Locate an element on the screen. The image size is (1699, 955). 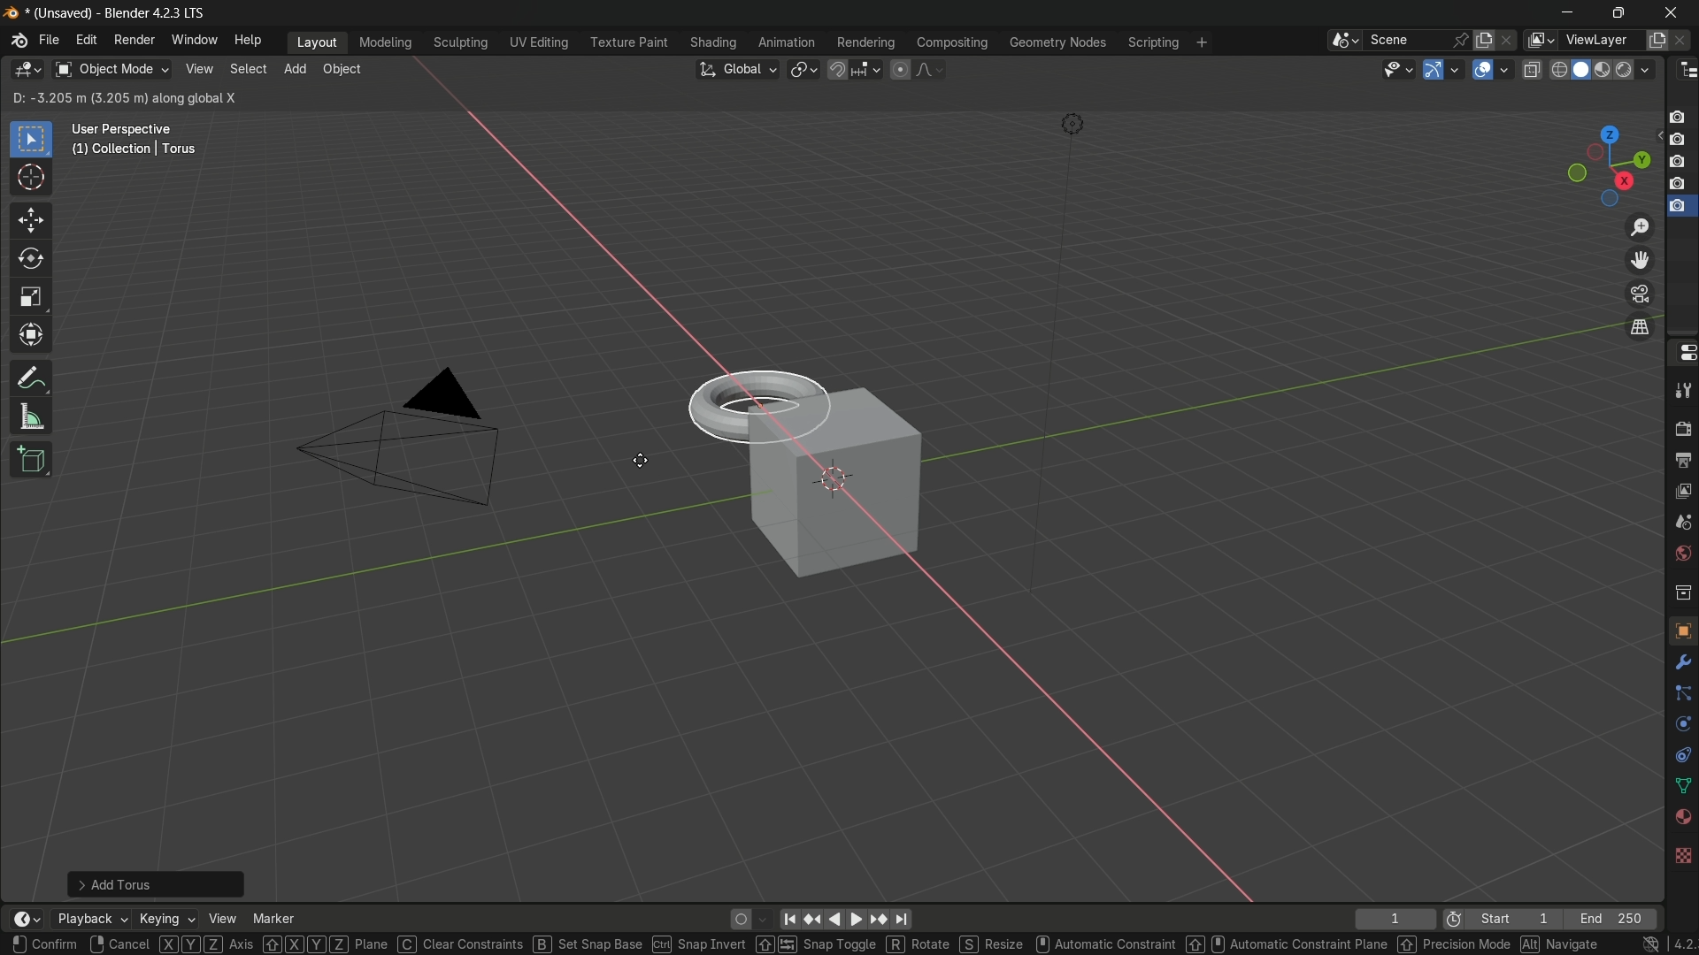
confirm is located at coordinates (46, 943).